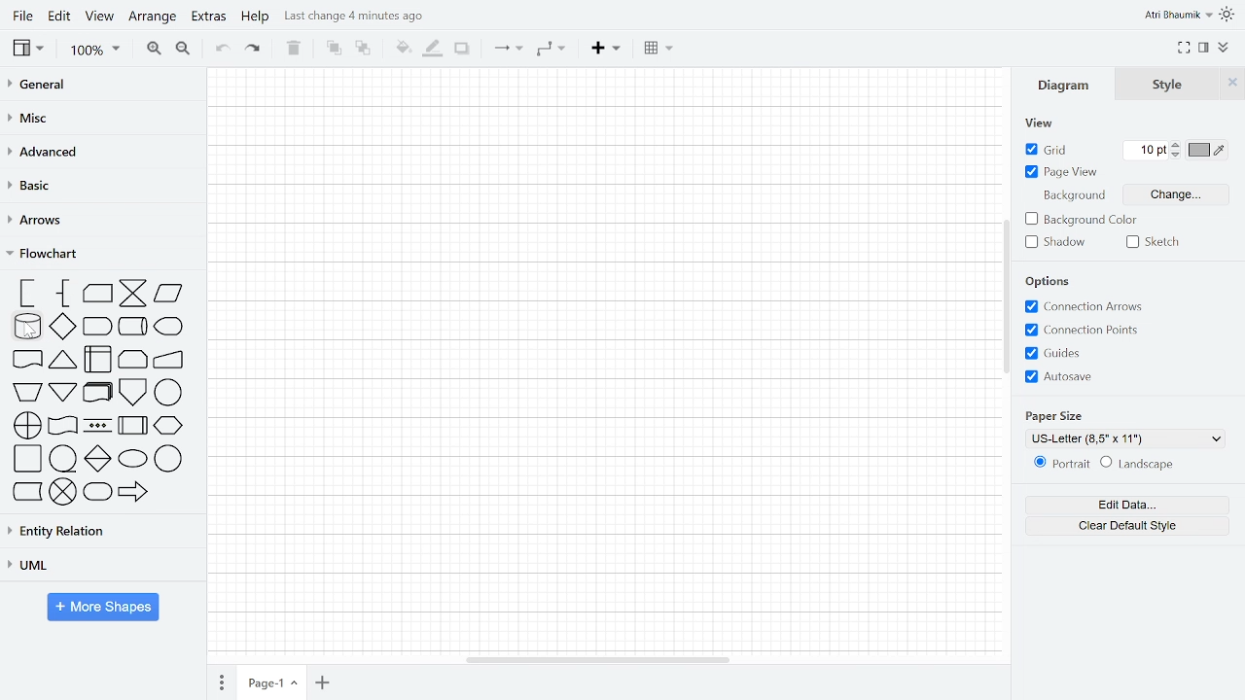 The width and height of the screenshot is (1245, 700). Describe the element at coordinates (1007, 318) in the screenshot. I see `vertical scrollbar` at that location.